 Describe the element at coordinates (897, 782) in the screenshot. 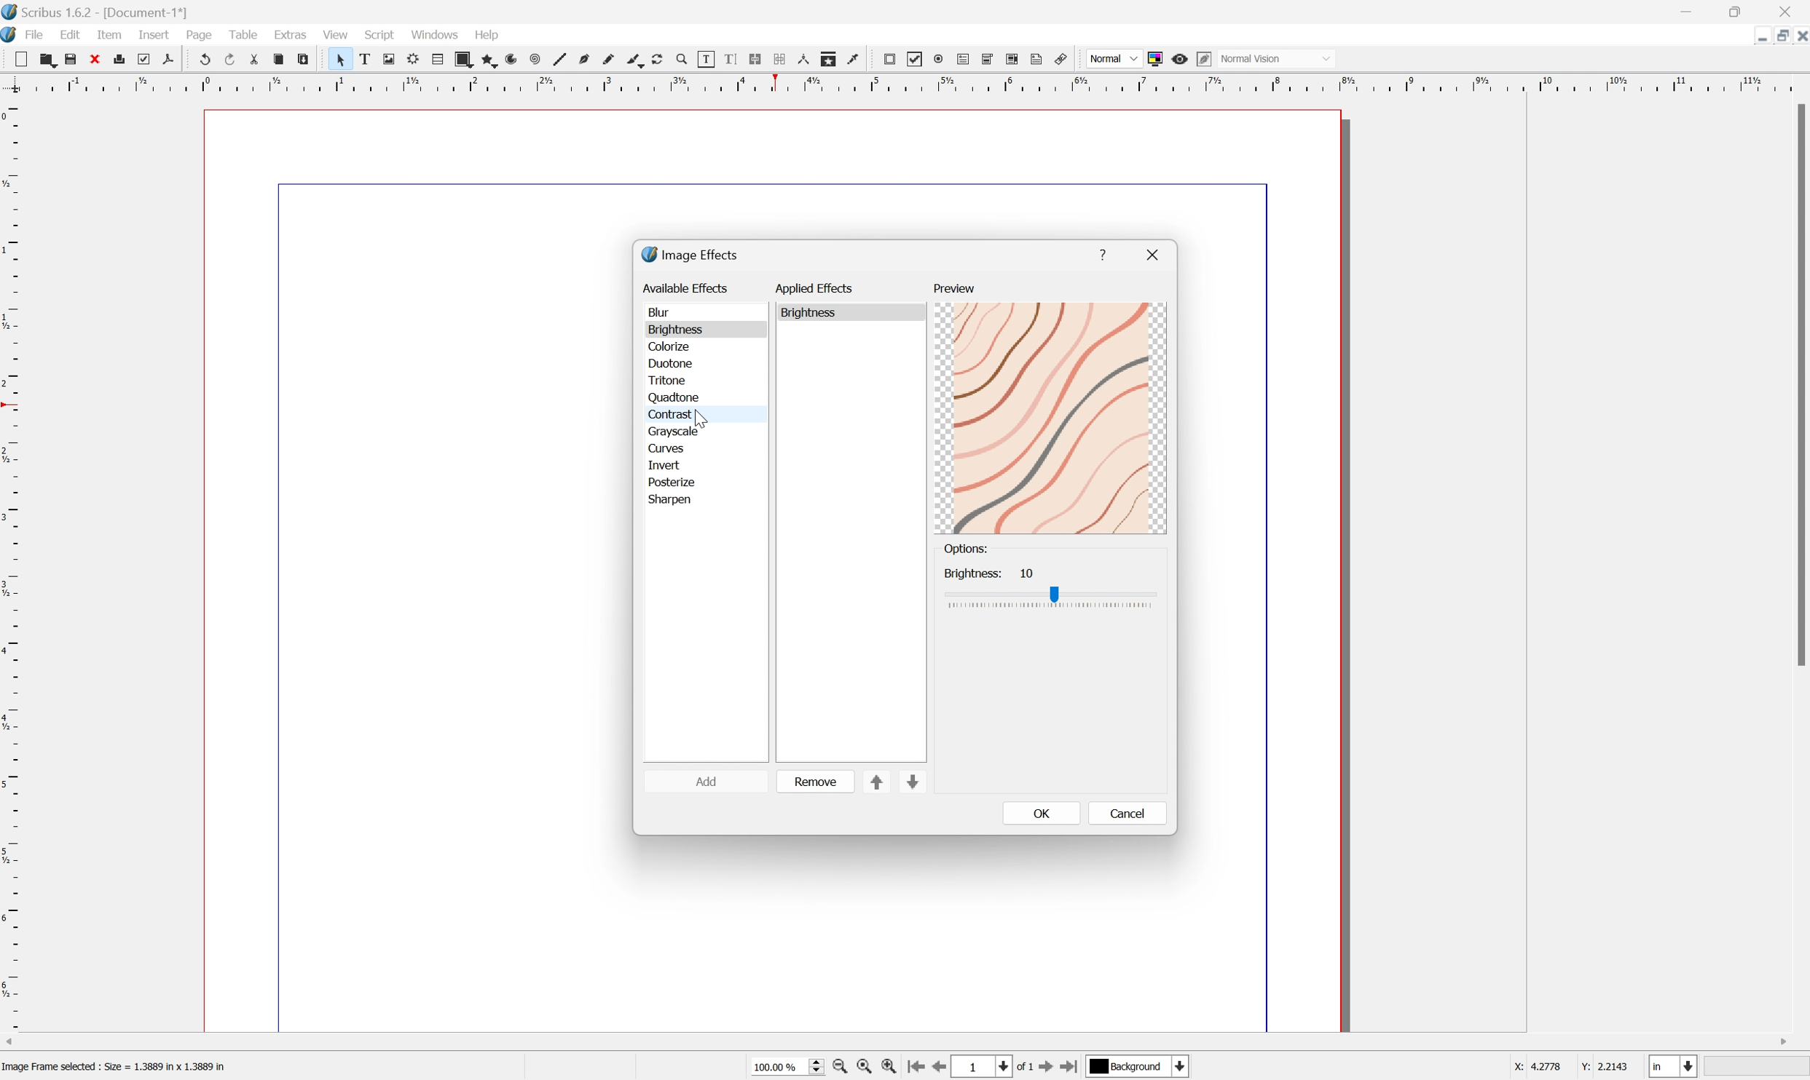

I see `sort` at that location.